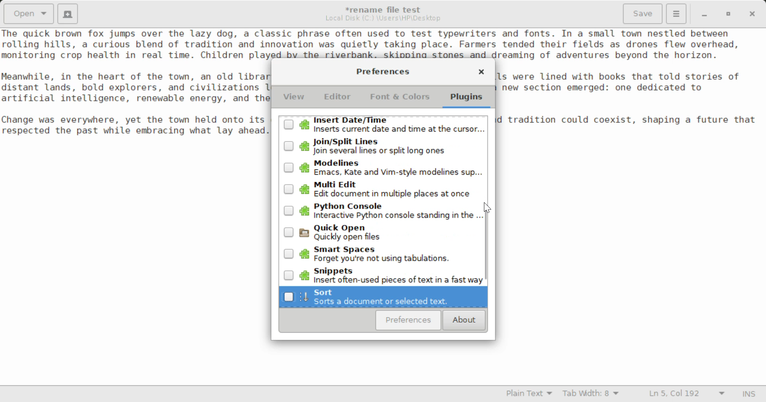  Describe the element at coordinates (383, 18) in the screenshot. I see `File Location` at that location.